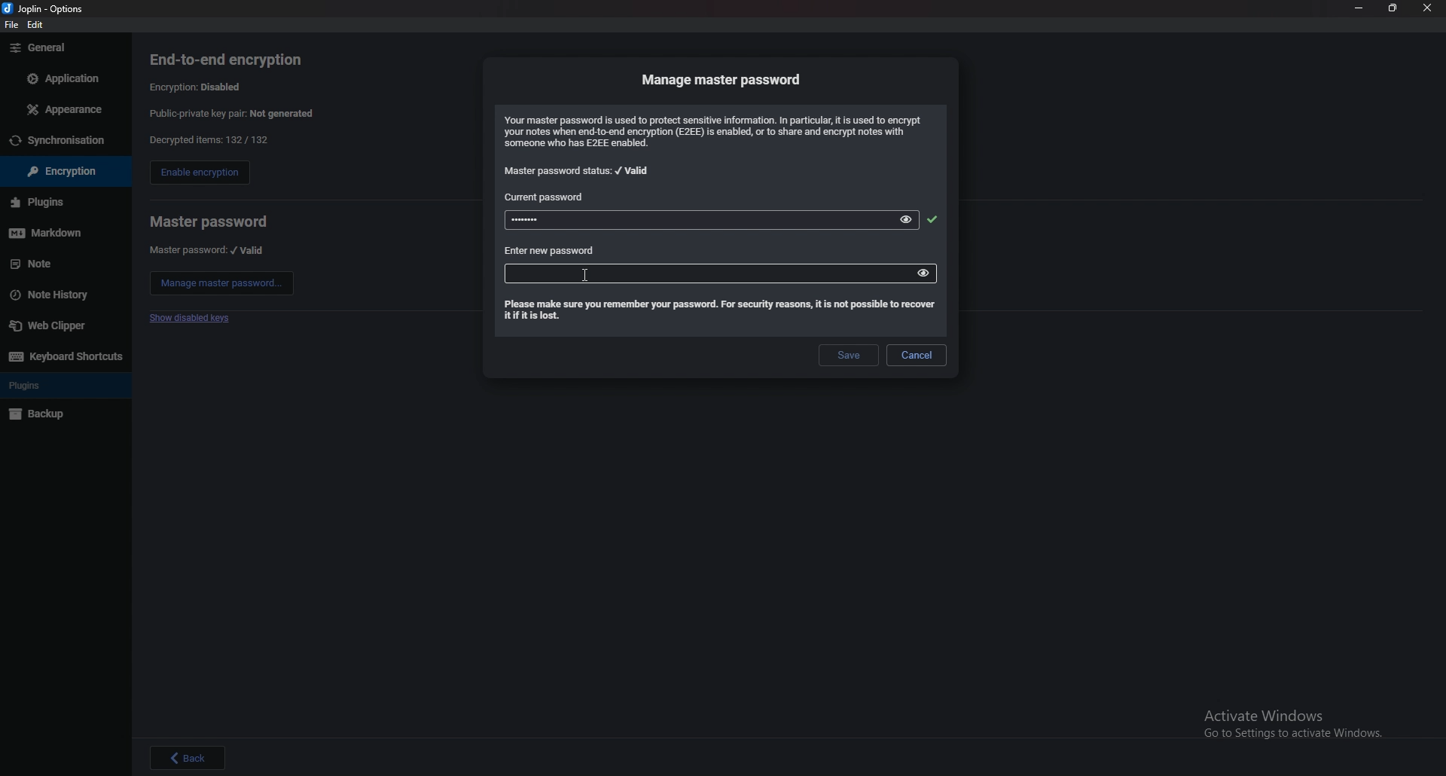  What do you see at coordinates (1359, 8) in the screenshot?
I see `minimize` at bounding box center [1359, 8].